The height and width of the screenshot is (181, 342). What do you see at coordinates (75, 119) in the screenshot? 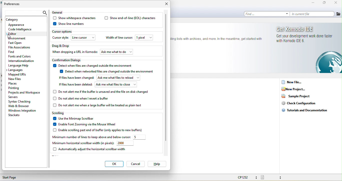
I see `use the minimap scrollbar` at bounding box center [75, 119].